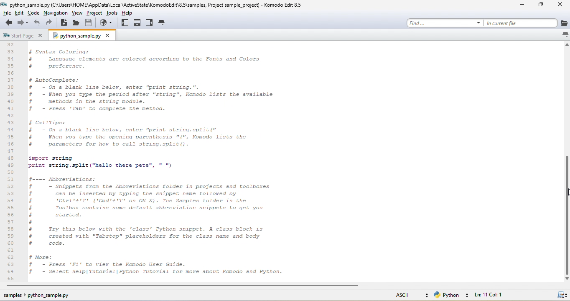 This screenshot has height=301, width=570. Describe the element at coordinates (566, 195) in the screenshot. I see `cursor position on mouse up` at that location.